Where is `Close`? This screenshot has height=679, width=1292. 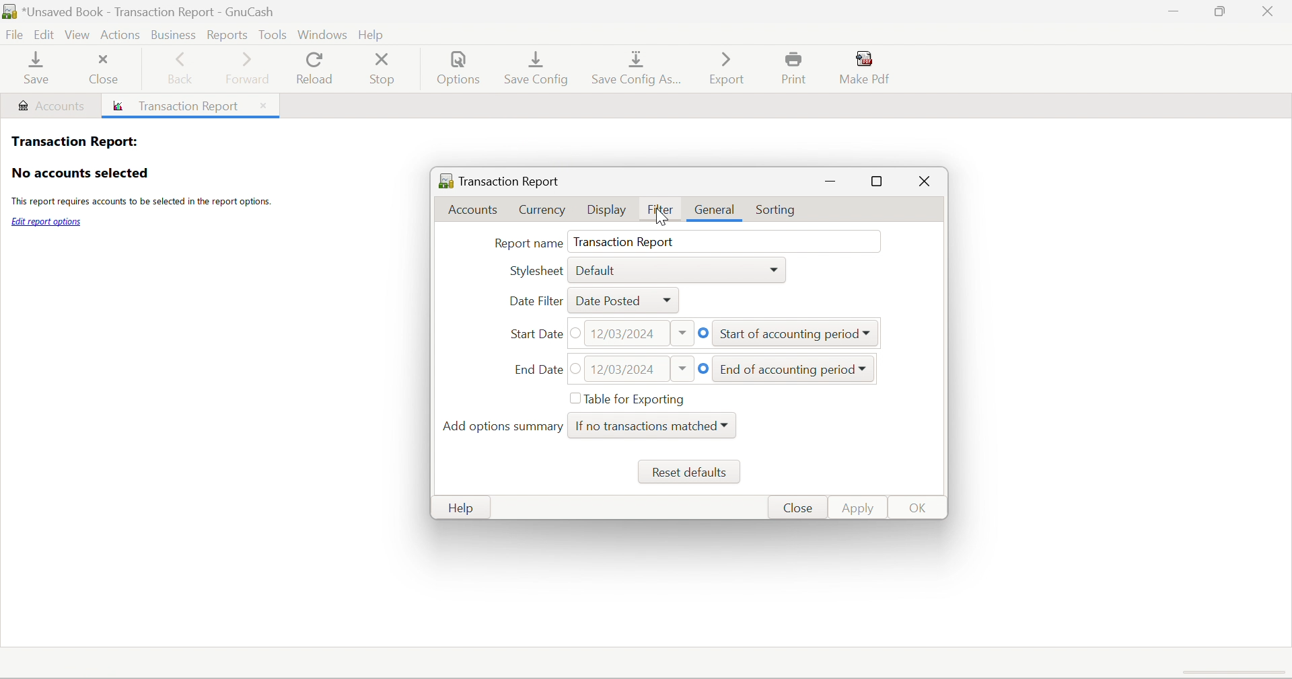 Close is located at coordinates (924, 184).